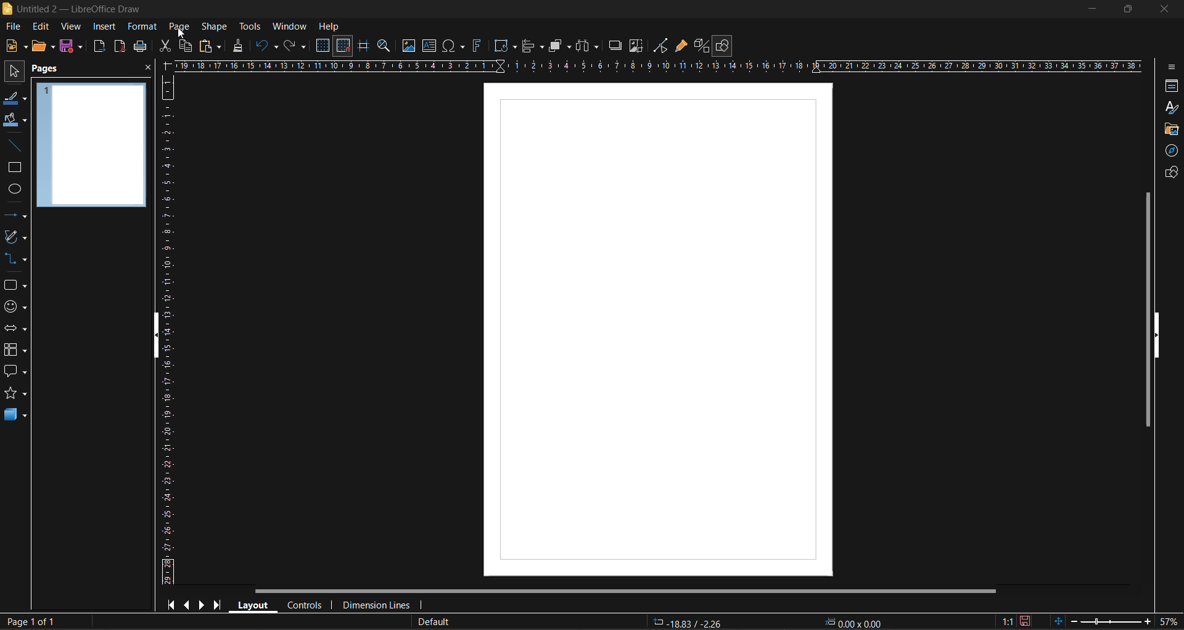 The image size is (1184, 630). What do you see at coordinates (703, 46) in the screenshot?
I see `toggle extrusion` at bounding box center [703, 46].